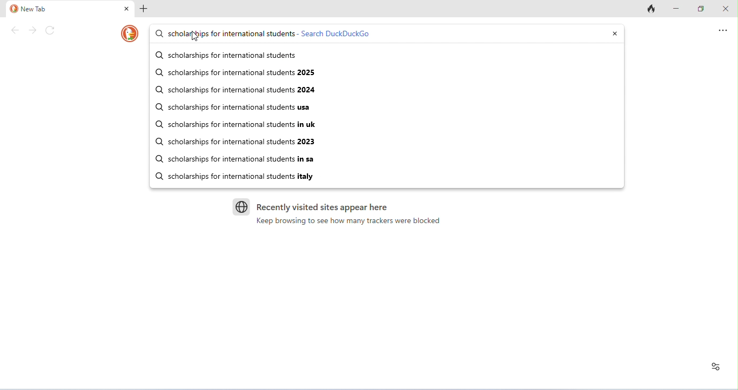 This screenshot has width=738, height=390. Describe the element at coordinates (128, 9) in the screenshot. I see `close` at that location.